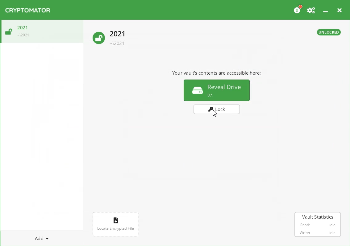 Image resolution: width=350 pixels, height=246 pixels. I want to click on Please Consider donating, so click(298, 9).